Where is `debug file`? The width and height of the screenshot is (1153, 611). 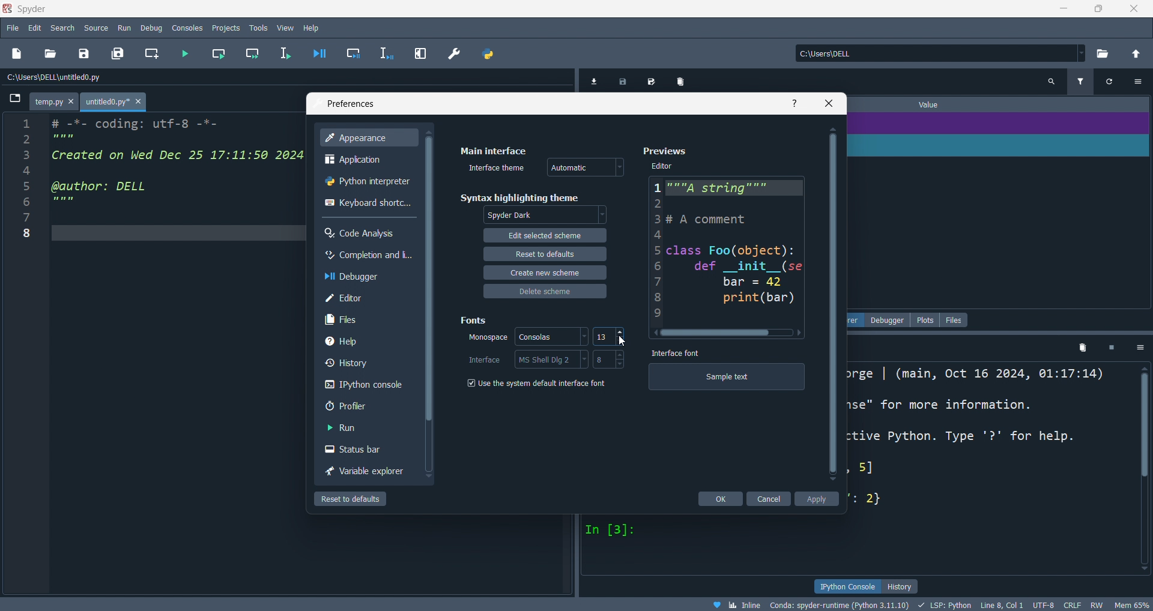 debug file is located at coordinates (322, 54).